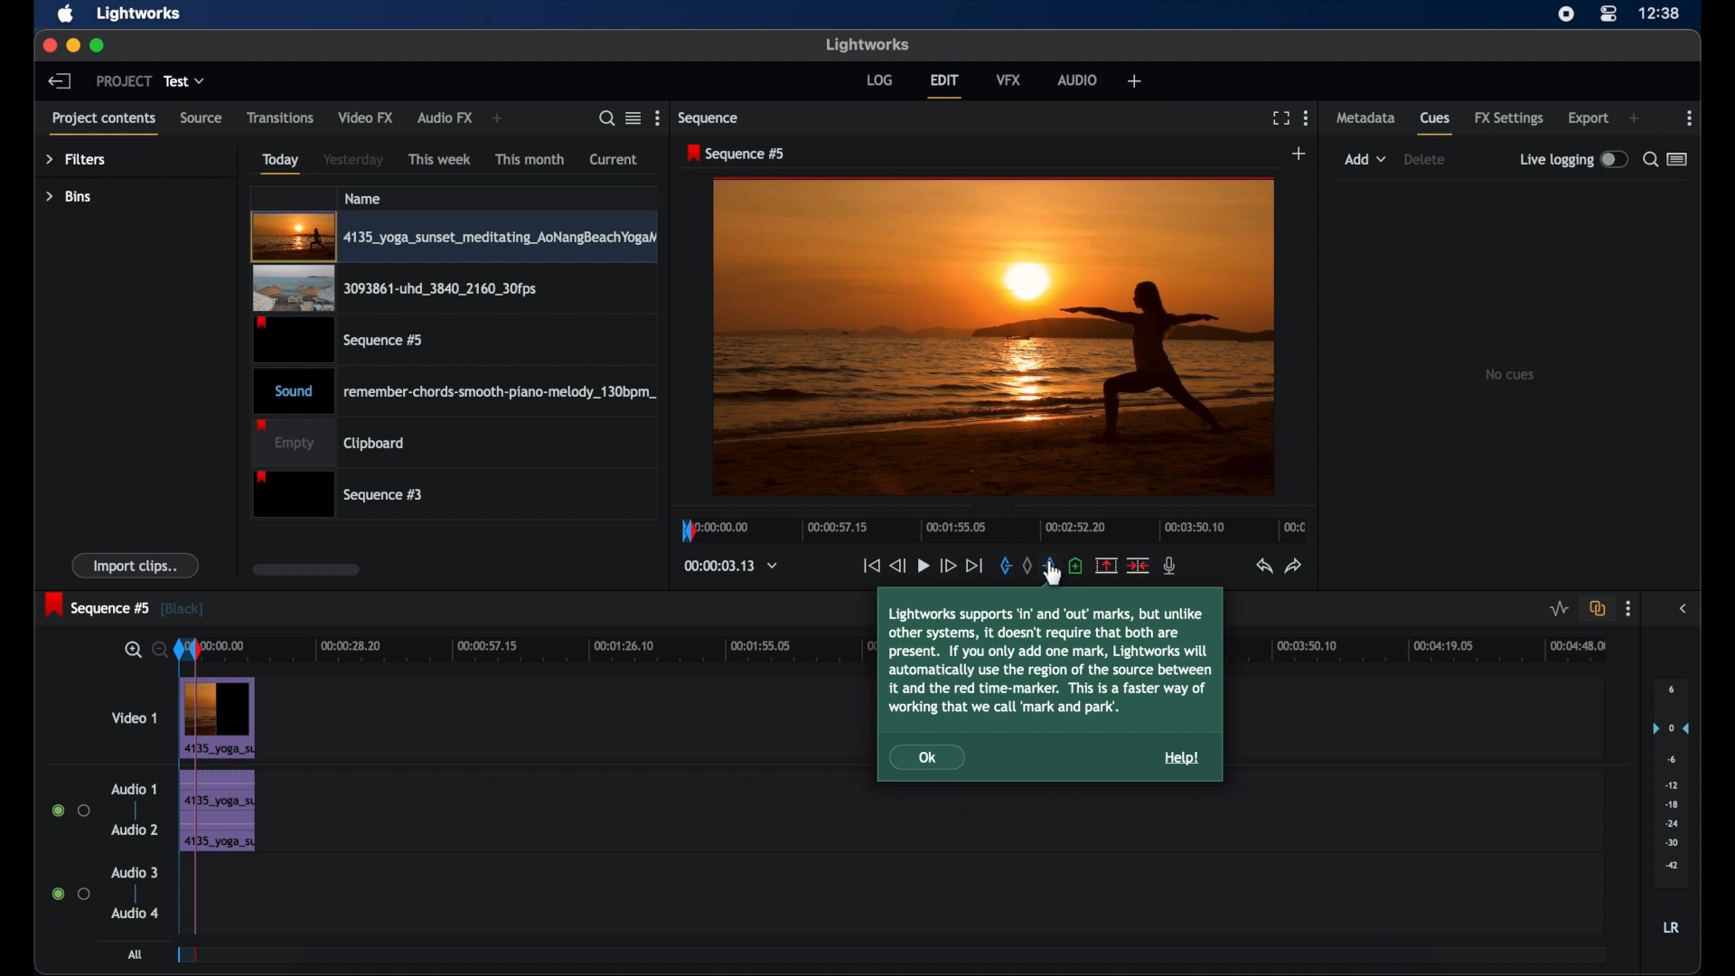 This screenshot has height=976, width=1735. Describe the element at coordinates (1677, 159) in the screenshot. I see `toggle between list or logger view` at that location.